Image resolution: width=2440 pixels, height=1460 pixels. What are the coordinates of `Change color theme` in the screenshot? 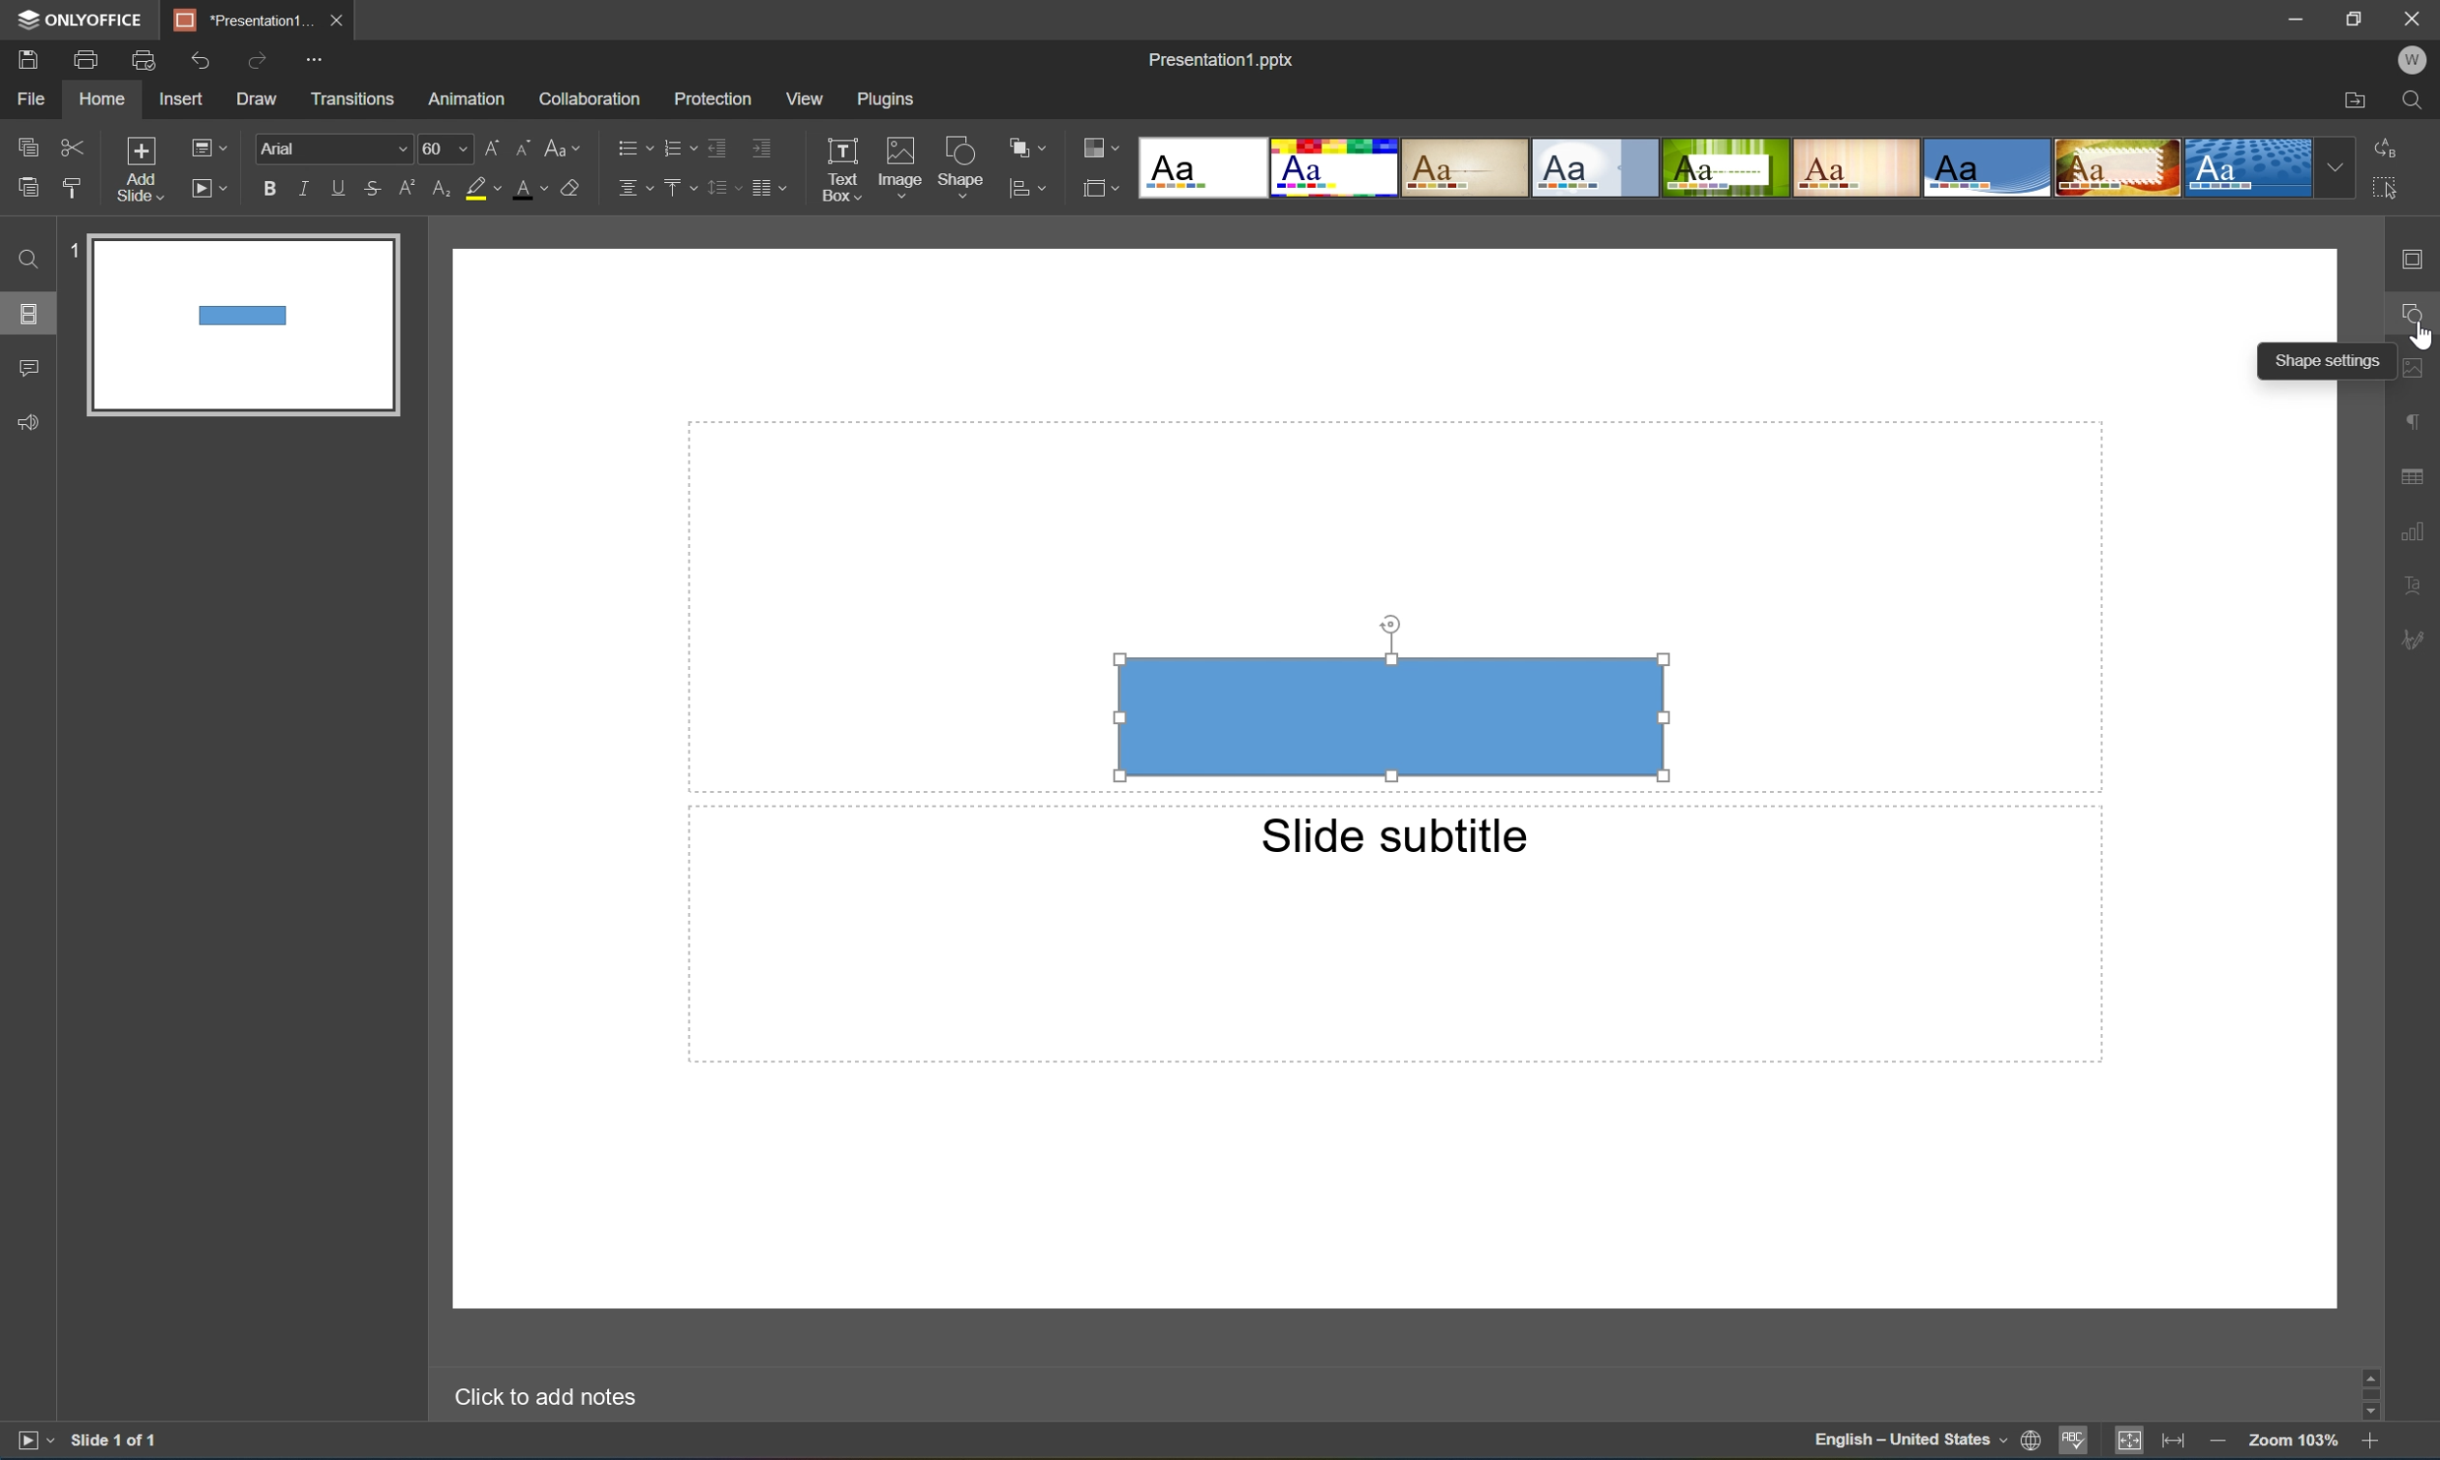 It's located at (1101, 149).